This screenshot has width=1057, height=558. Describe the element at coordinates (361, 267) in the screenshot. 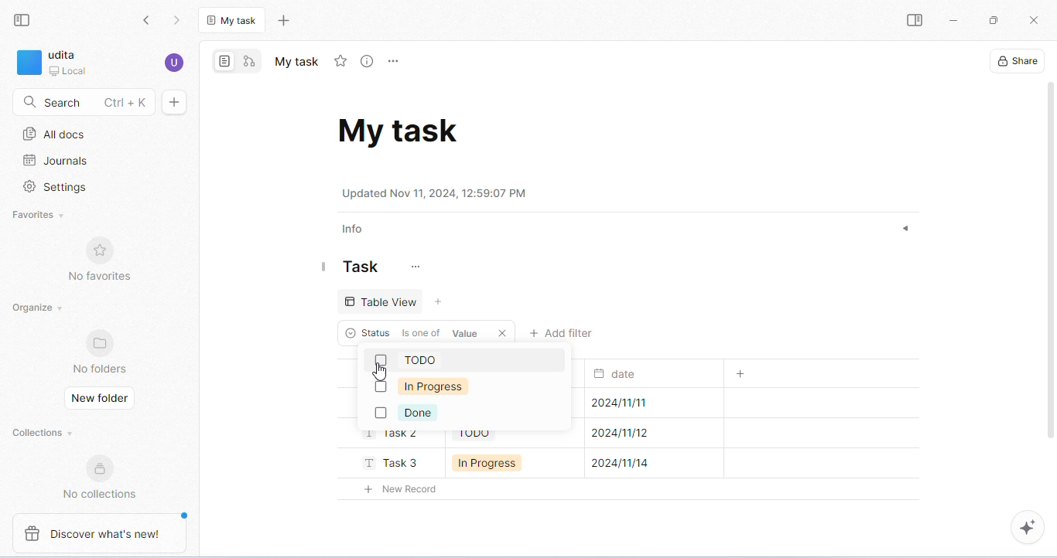

I see `task` at that location.